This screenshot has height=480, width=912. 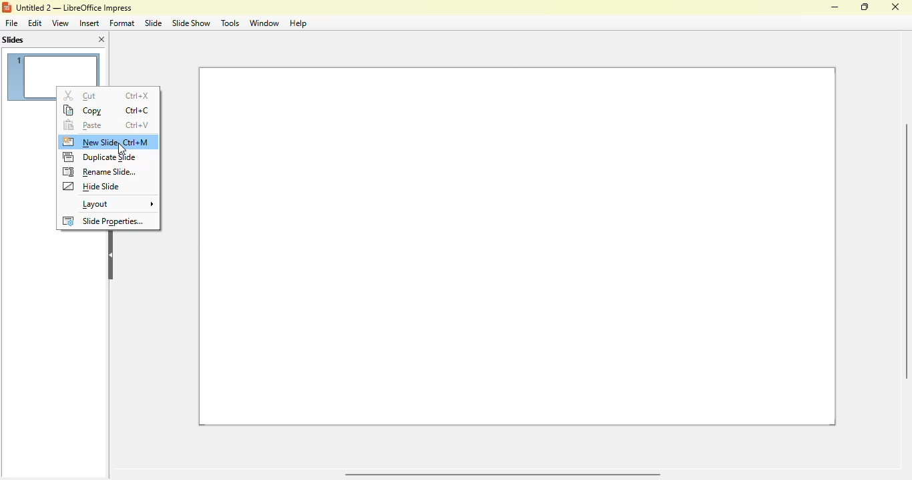 What do you see at coordinates (865, 7) in the screenshot?
I see `maximize` at bounding box center [865, 7].